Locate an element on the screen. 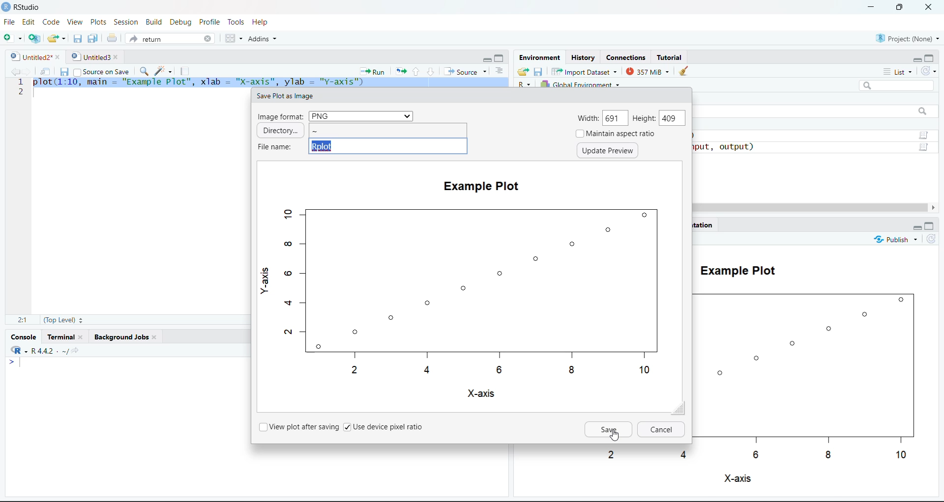 The height and width of the screenshot is (502, 944). X-axis is located at coordinates (480, 393).